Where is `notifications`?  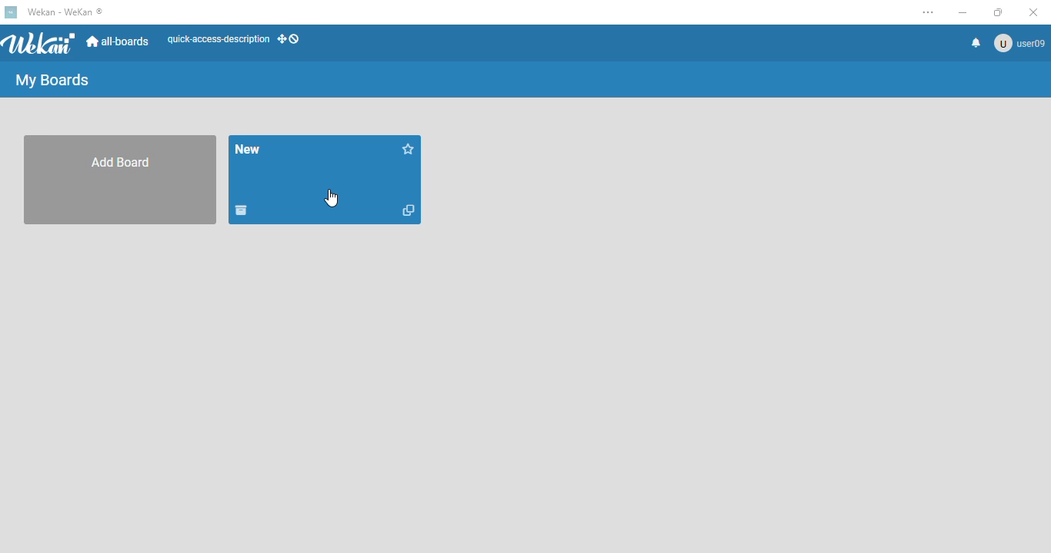
notifications is located at coordinates (977, 42).